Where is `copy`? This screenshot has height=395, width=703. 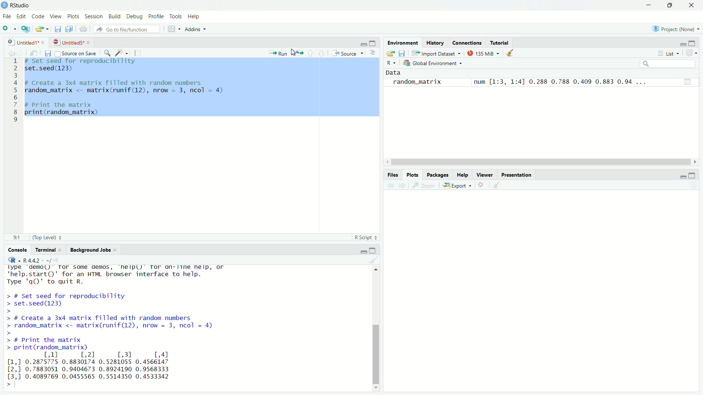 copy is located at coordinates (69, 29).